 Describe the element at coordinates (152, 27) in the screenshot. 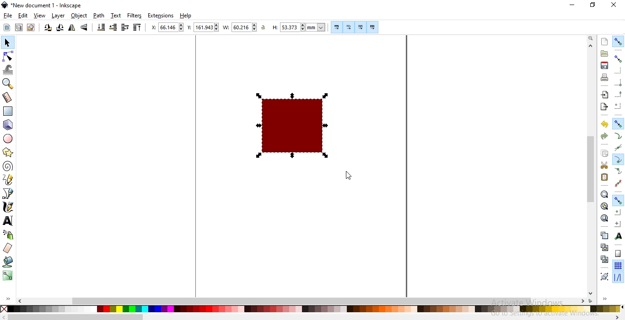

I see `horizontal coordinate of selection` at that location.